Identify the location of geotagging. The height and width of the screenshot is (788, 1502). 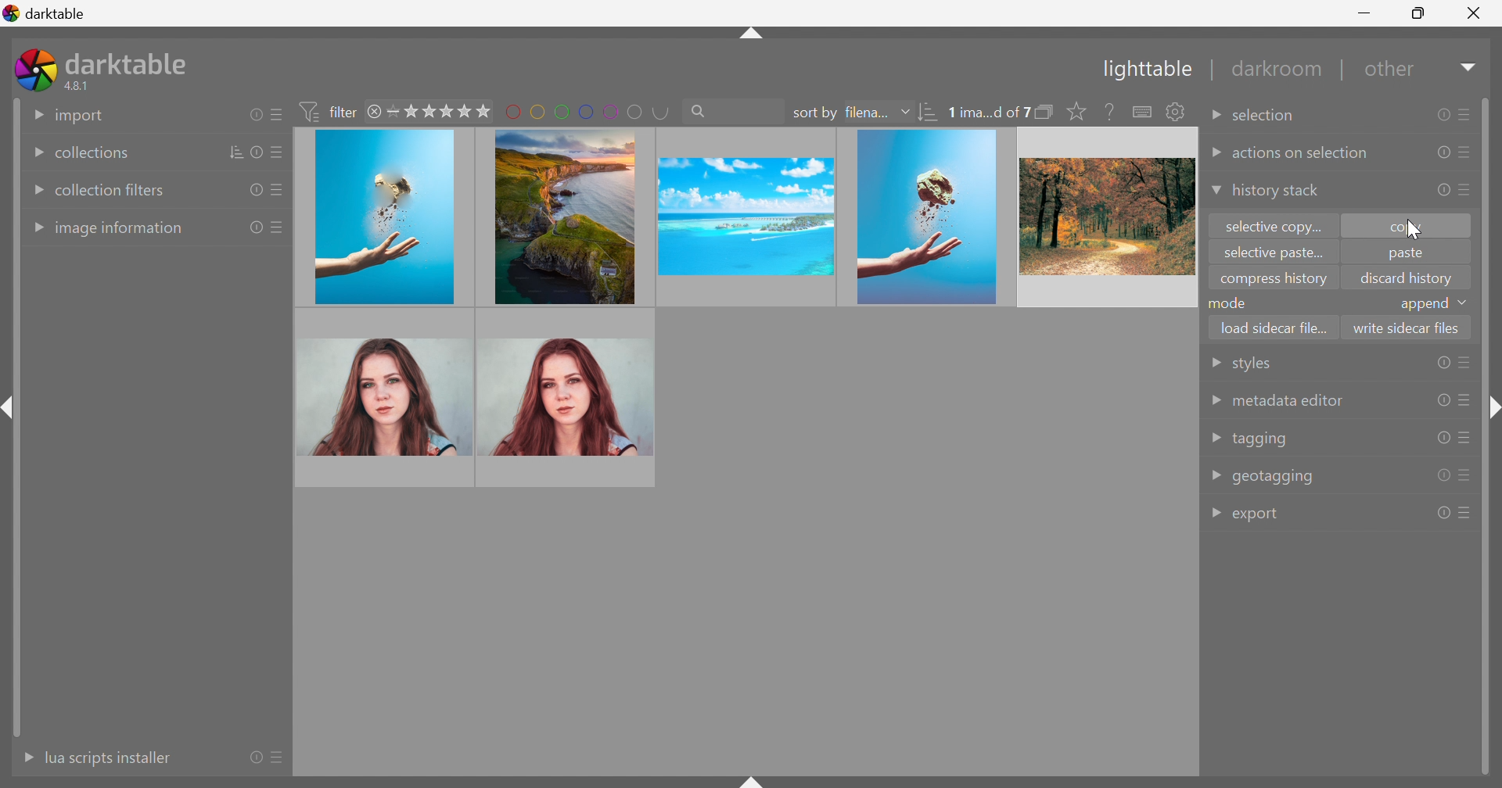
(1274, 477).